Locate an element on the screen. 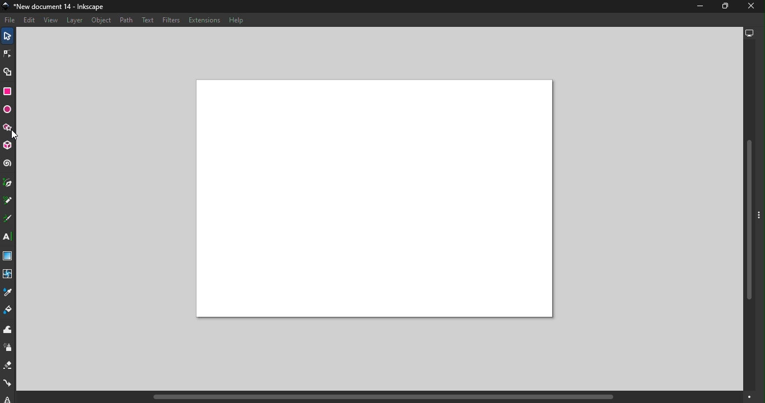 The width and height of the screenshot is (765, 403). Object is located at coordinates (101, 20).